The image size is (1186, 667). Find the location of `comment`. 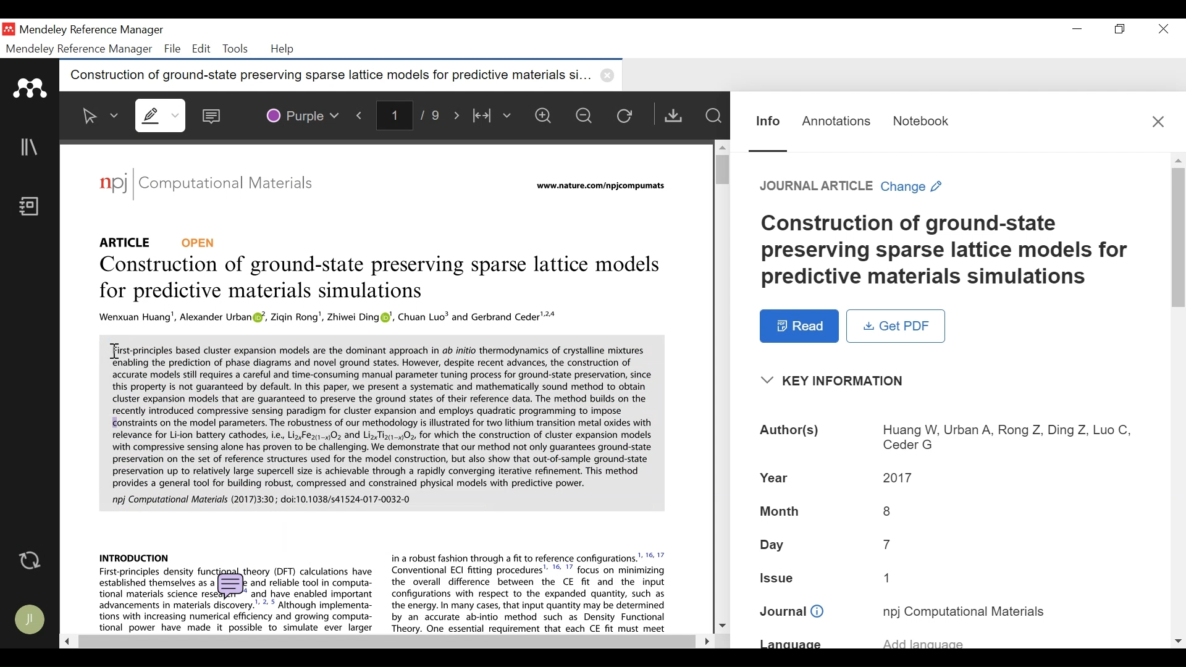

comment is located at coordinates (231, 586).